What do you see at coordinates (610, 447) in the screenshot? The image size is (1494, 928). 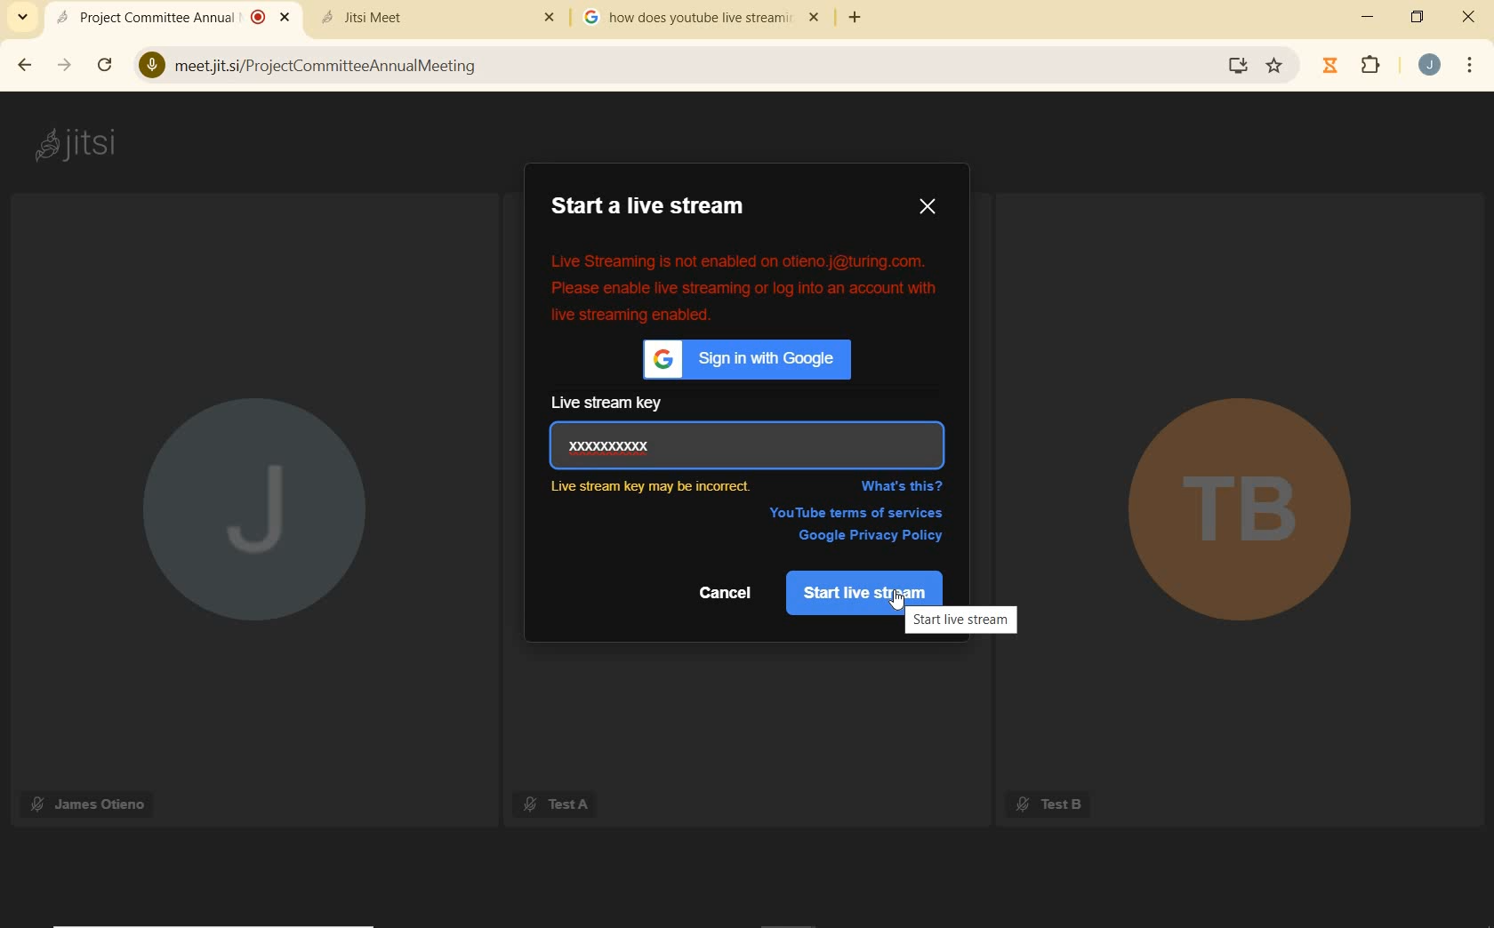 I see `live stream key` at bounding box center [610, 447].